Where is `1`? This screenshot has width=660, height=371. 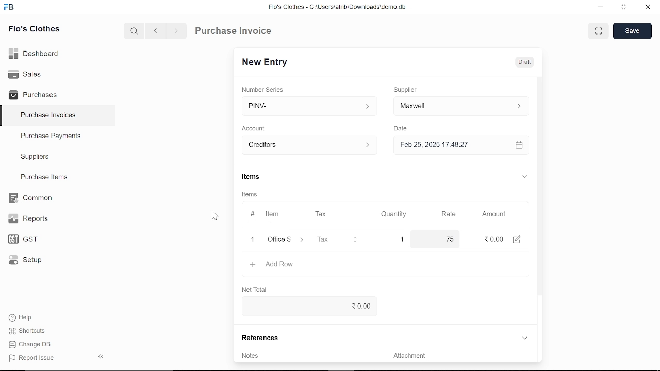
1 is located at coordinates (402, 239).